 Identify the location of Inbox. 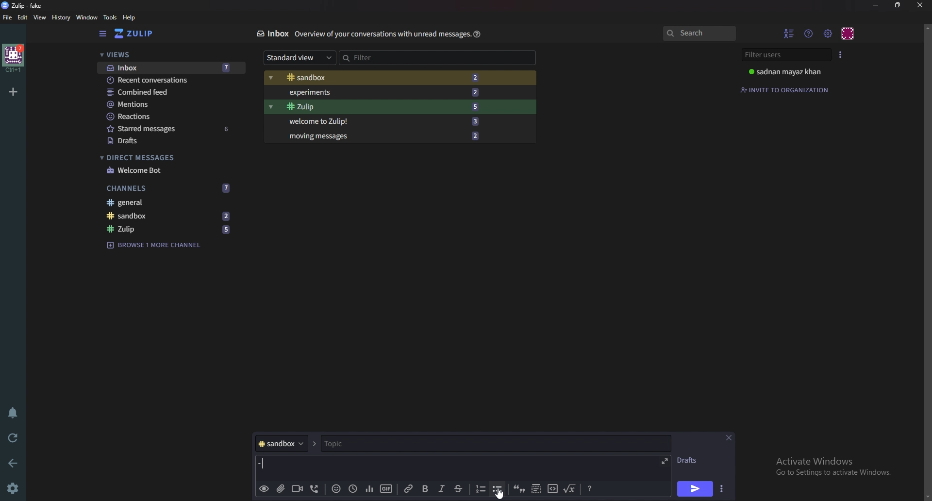
(170, 68).